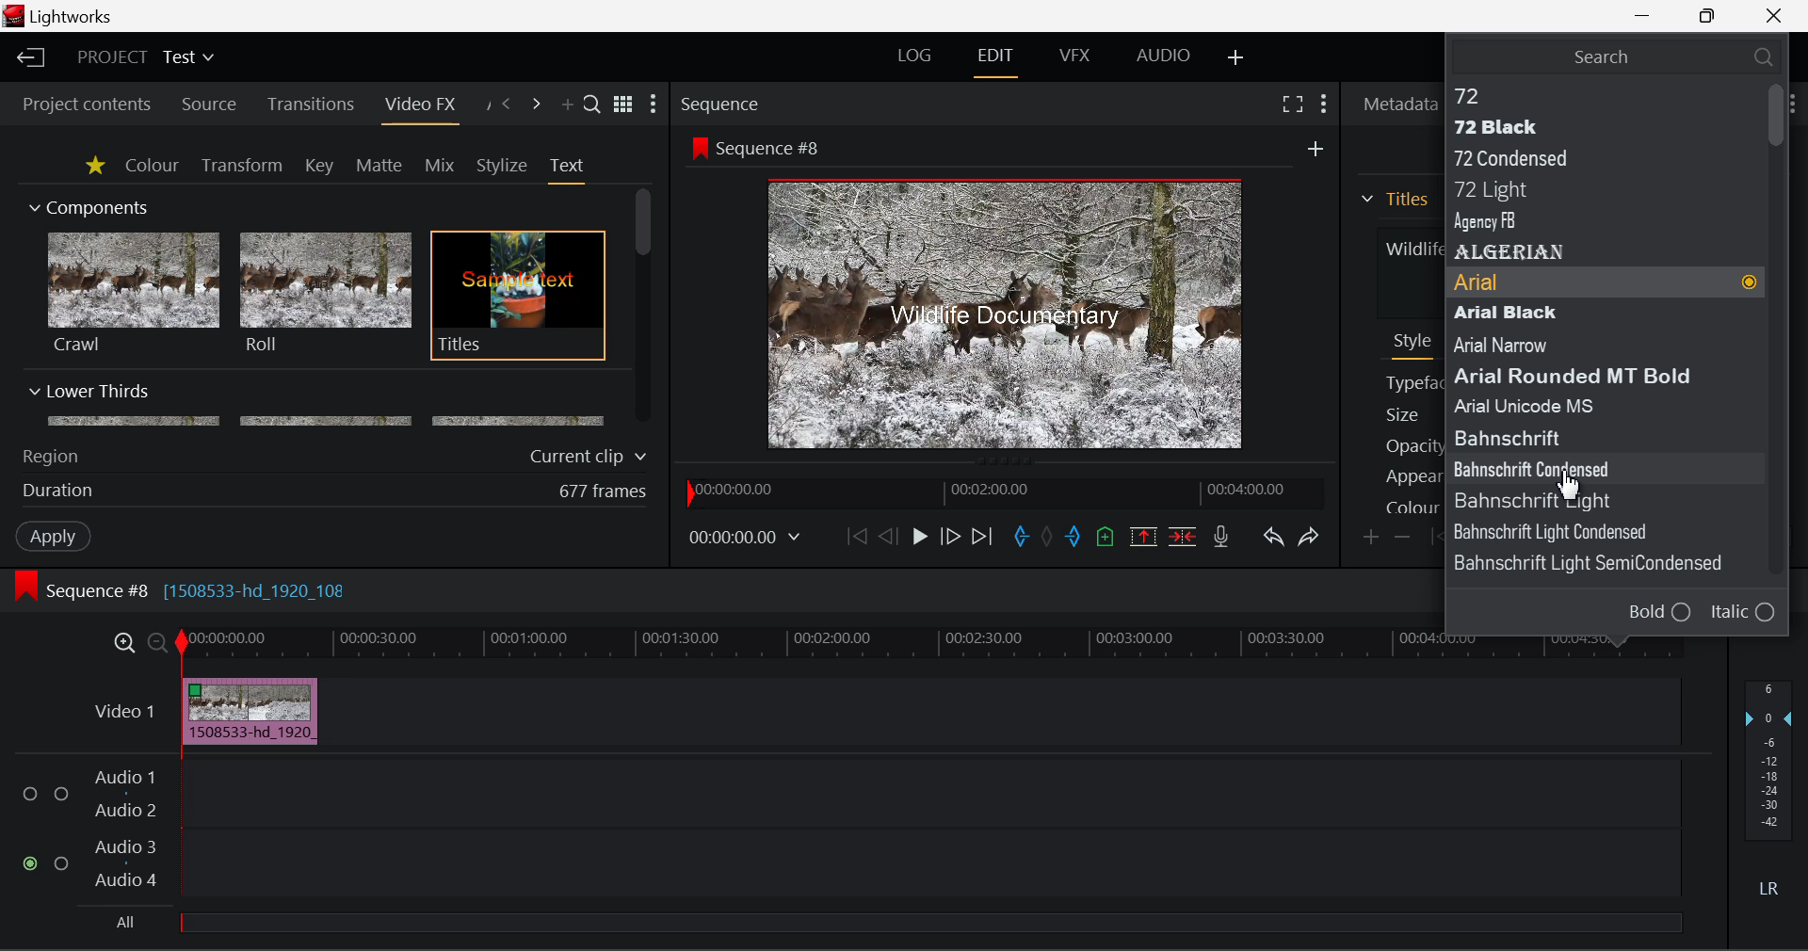 The height and width of the screenshot is (951, 1808). Describe the element at coordinates (565, 105) in the screenshot. I see `Add Panel` at that location.